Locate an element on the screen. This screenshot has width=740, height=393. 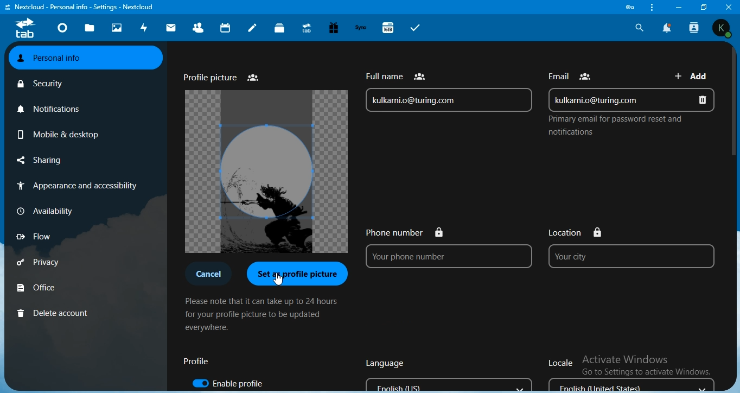
Profile picture is located at coordinates (221, 76).